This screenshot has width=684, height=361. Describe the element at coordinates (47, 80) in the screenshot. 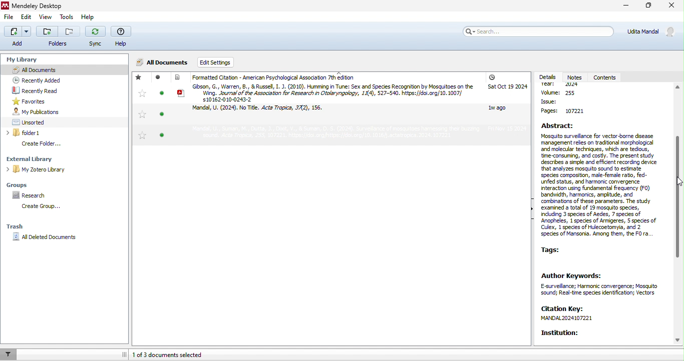

I see `recently added` at that location.